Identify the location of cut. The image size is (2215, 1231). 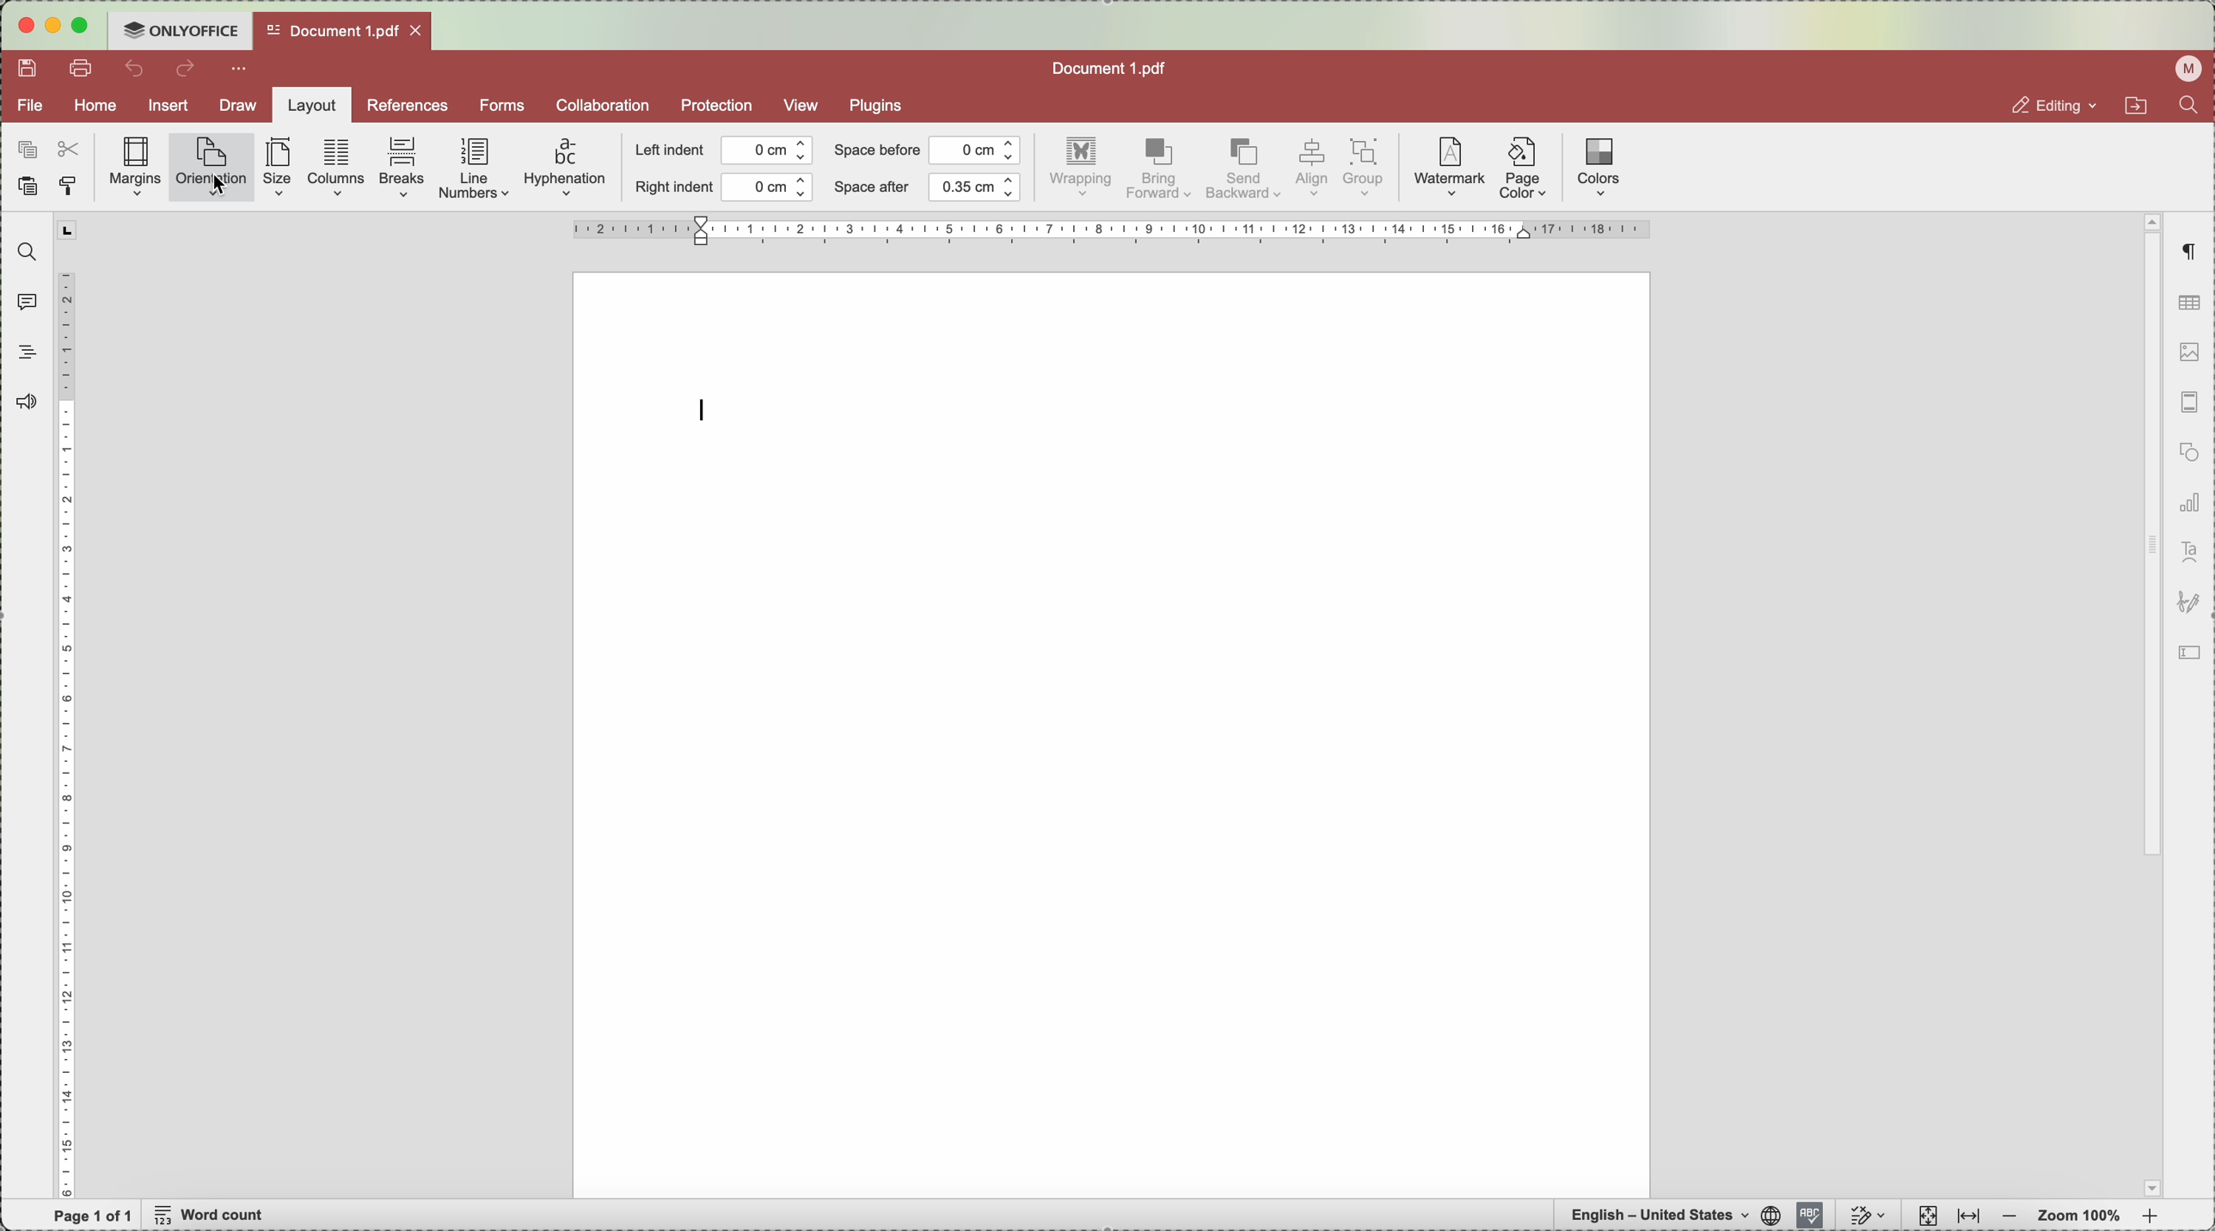
(72, 147).